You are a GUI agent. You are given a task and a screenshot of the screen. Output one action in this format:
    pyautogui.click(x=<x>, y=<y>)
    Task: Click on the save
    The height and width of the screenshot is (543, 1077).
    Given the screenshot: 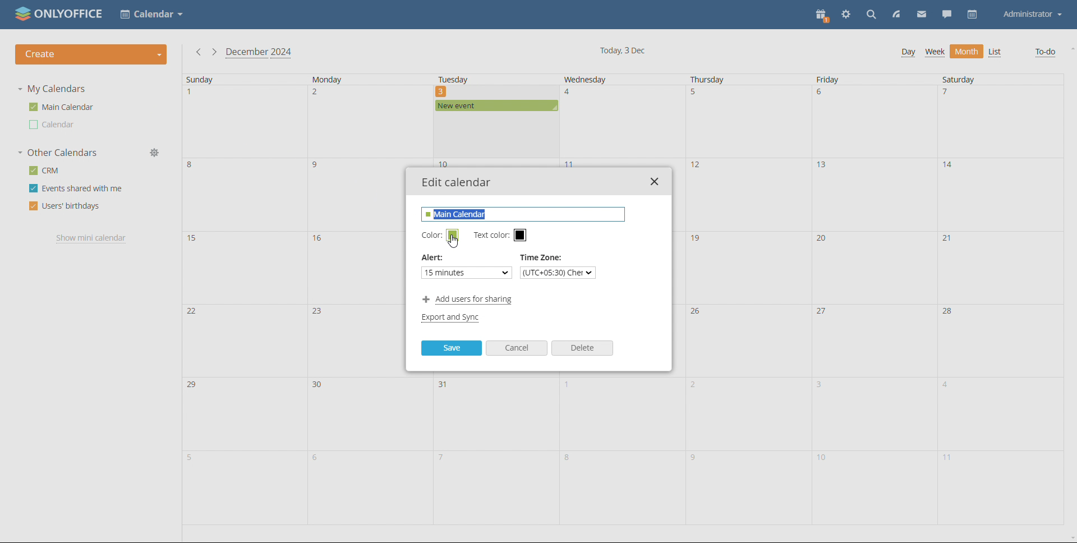 What is the action you would take?
    pyautogui.click(x=452, y=348)
    